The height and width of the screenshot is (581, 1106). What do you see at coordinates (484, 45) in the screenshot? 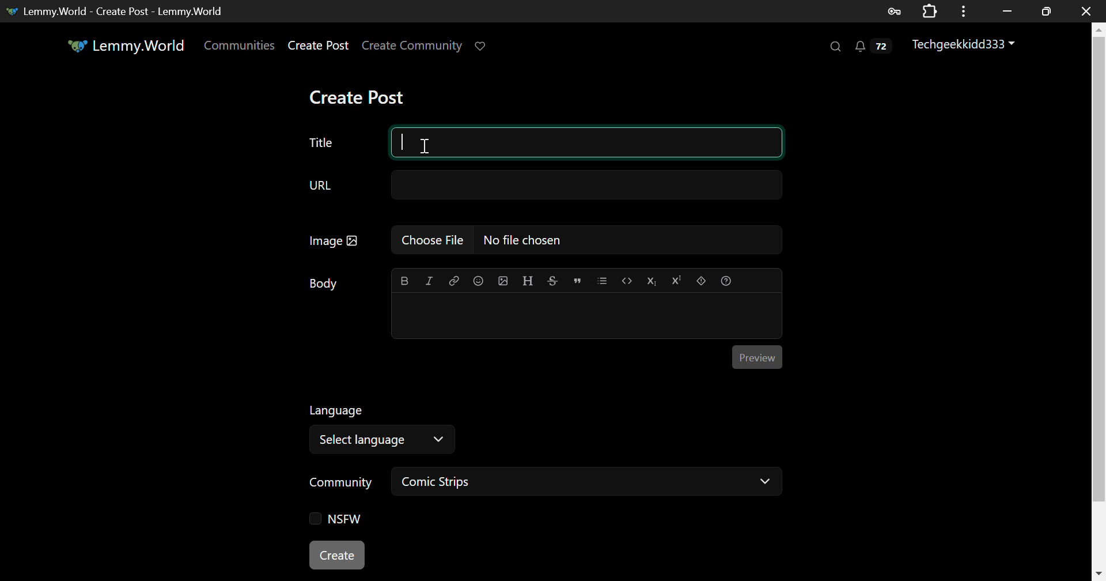
I see `Donate` at bounding box center [484, 45].